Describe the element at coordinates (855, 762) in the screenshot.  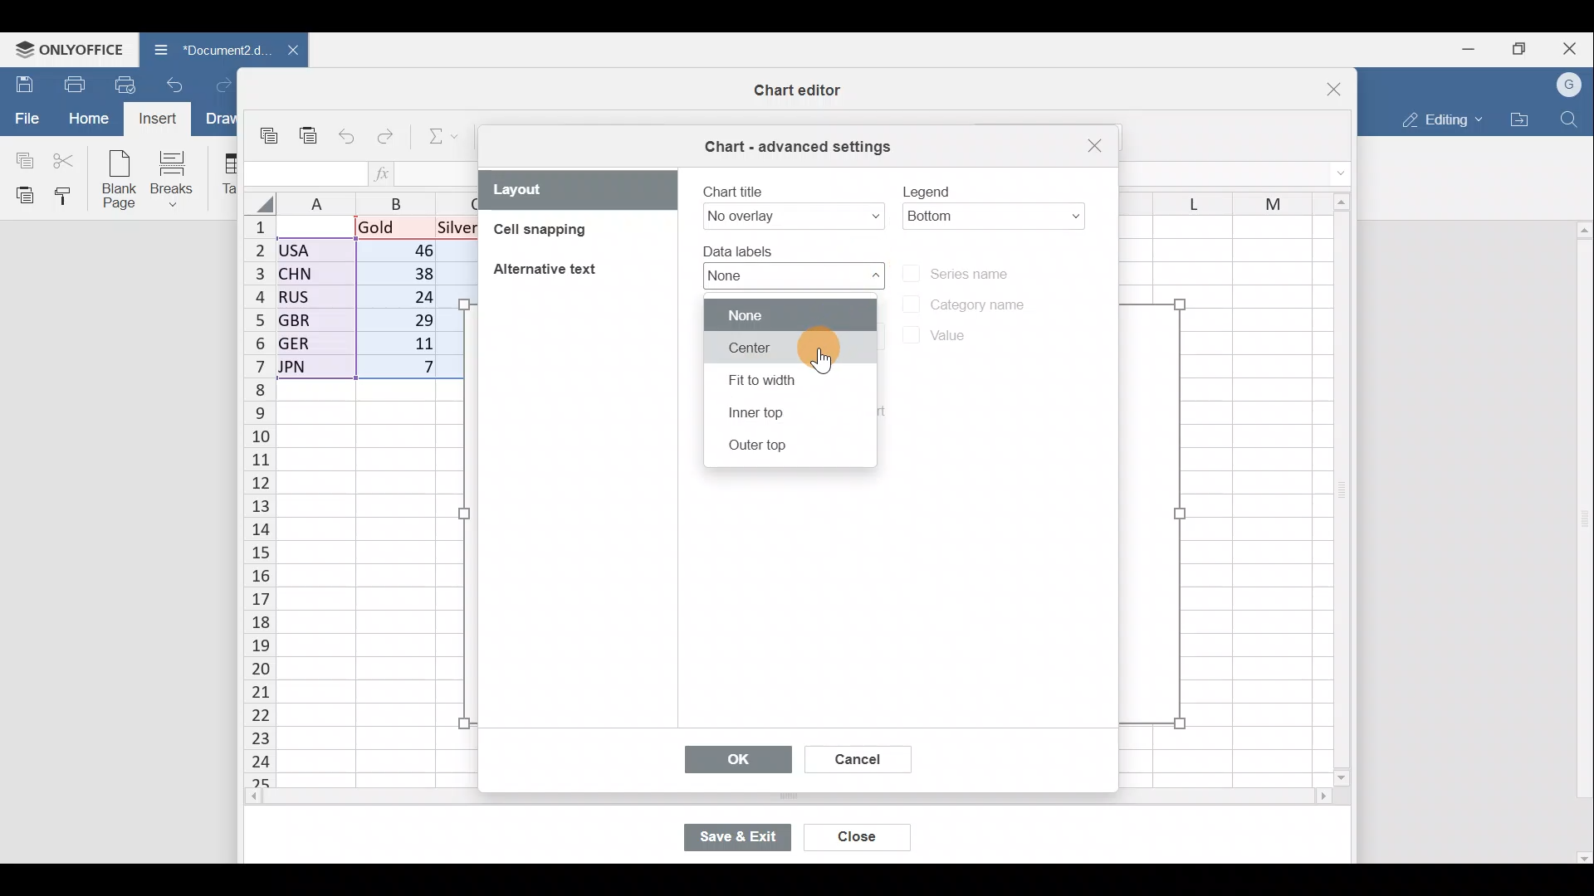
I see `Cancel` at that location.